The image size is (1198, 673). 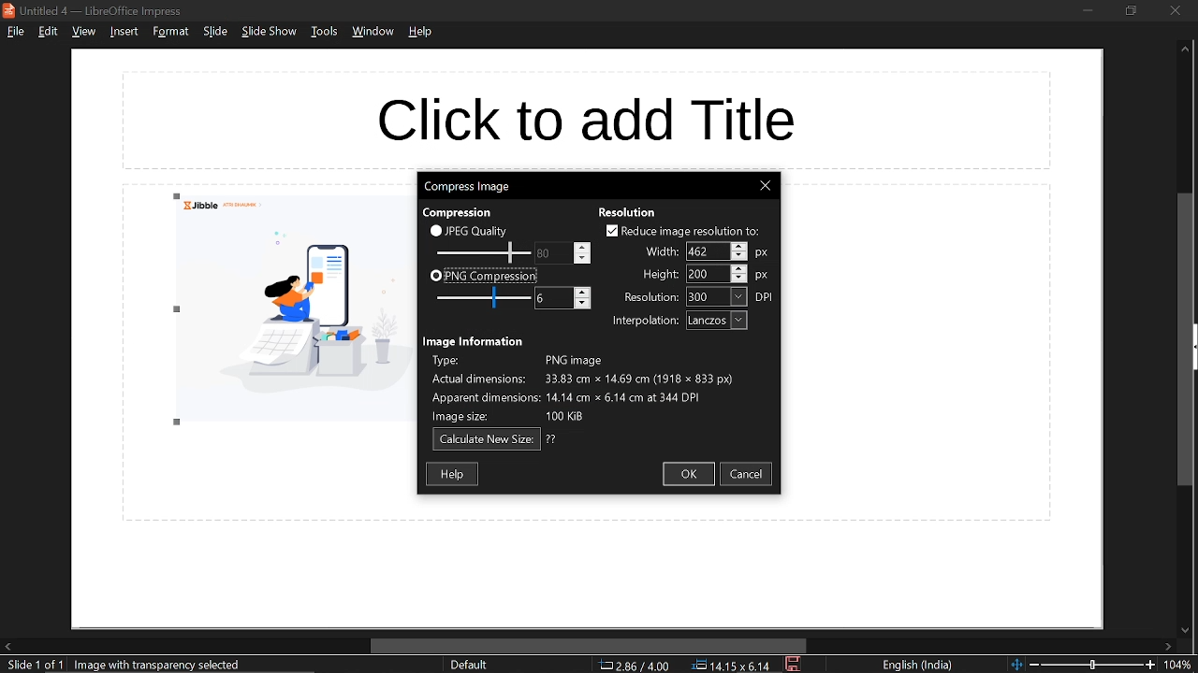 I want to click on interpolation, so click(x=717, y=321).